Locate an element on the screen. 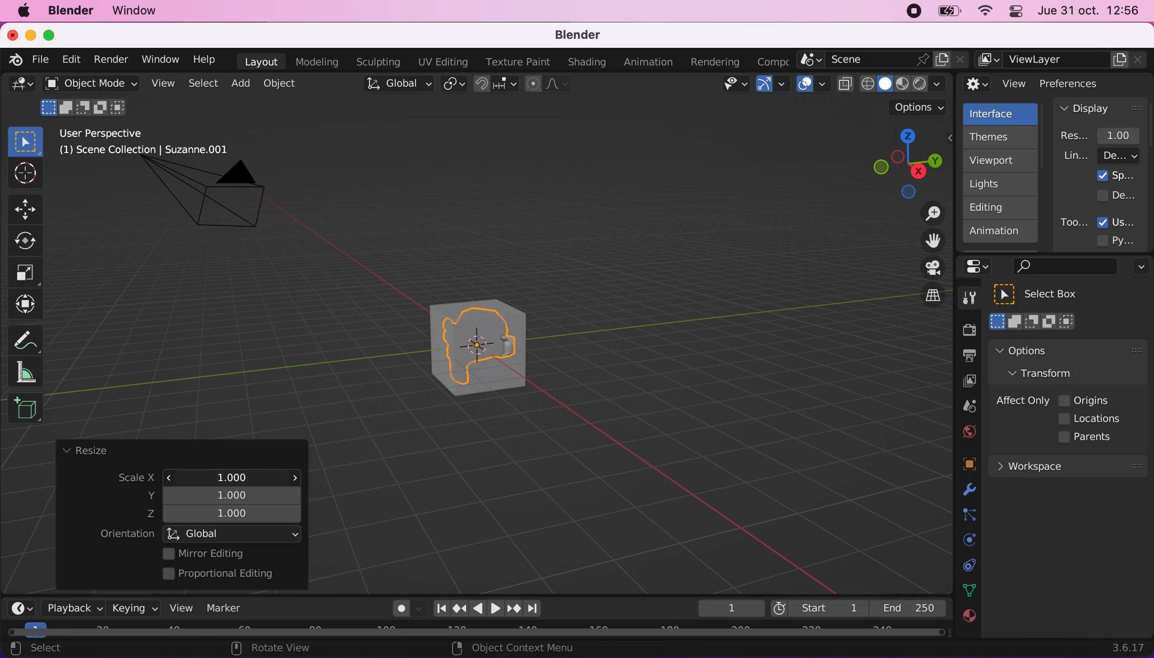 This screenshot has width=1154, height=658. add is located at coordinates (239, 83).